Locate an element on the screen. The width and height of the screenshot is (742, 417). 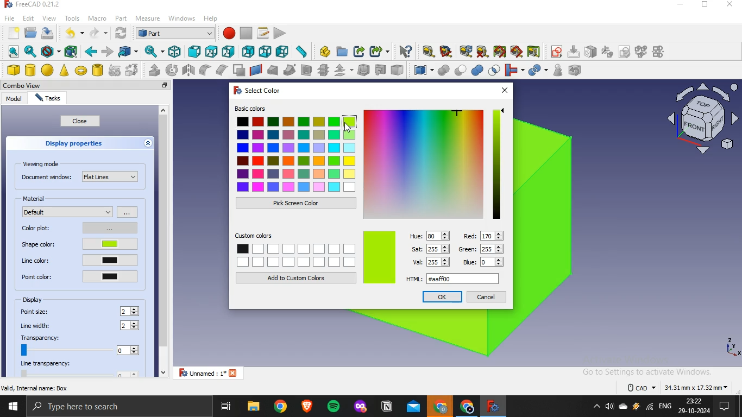
create projection on surface is located at coordinates (380, 69).